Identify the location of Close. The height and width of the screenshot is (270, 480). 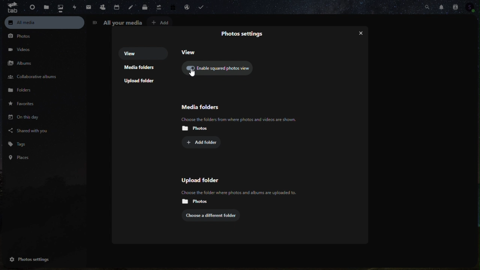
(358, 30).